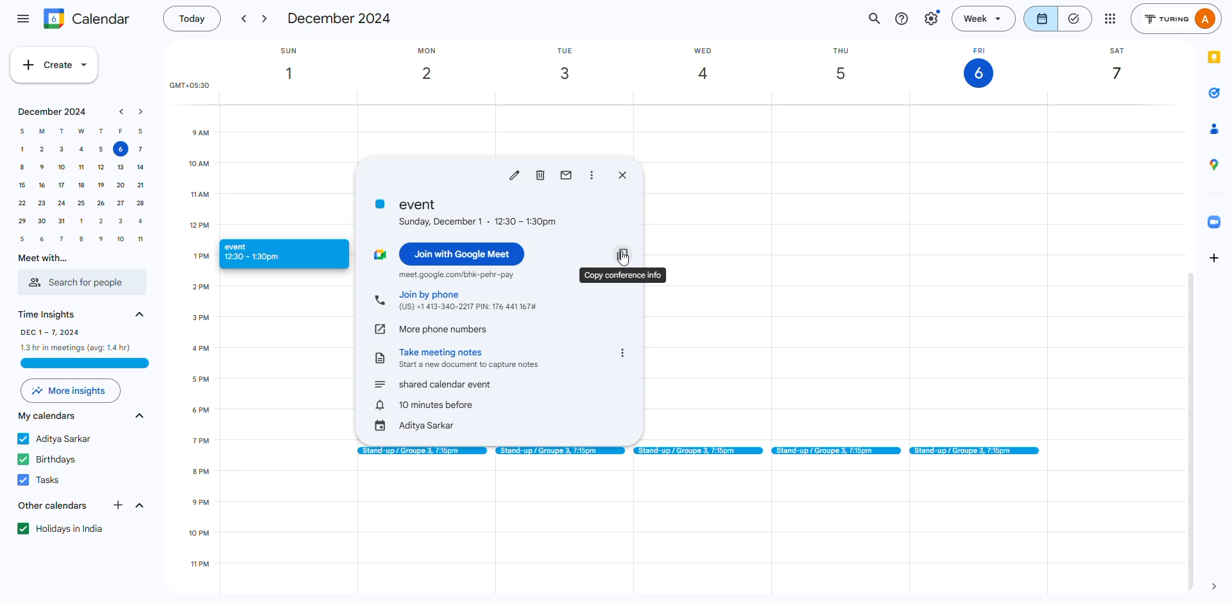  I want to click on T, so click(61, 130).